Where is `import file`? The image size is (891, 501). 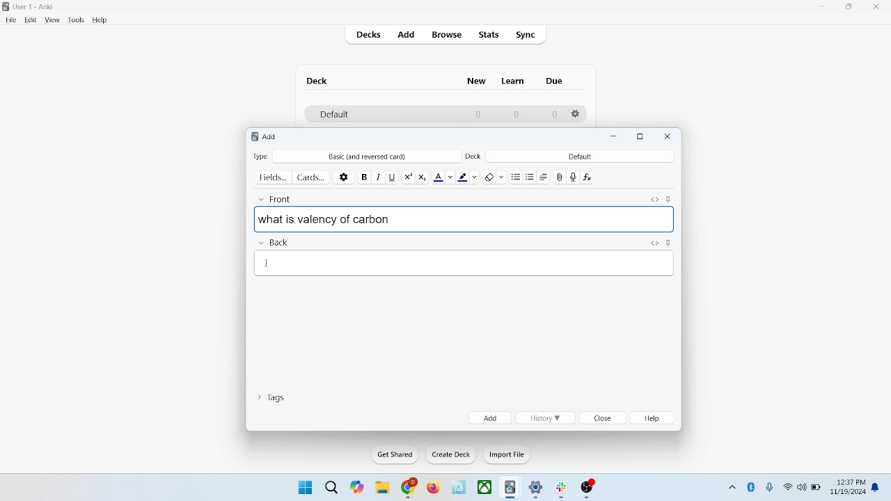
import file is located at coordinates (507, 454).